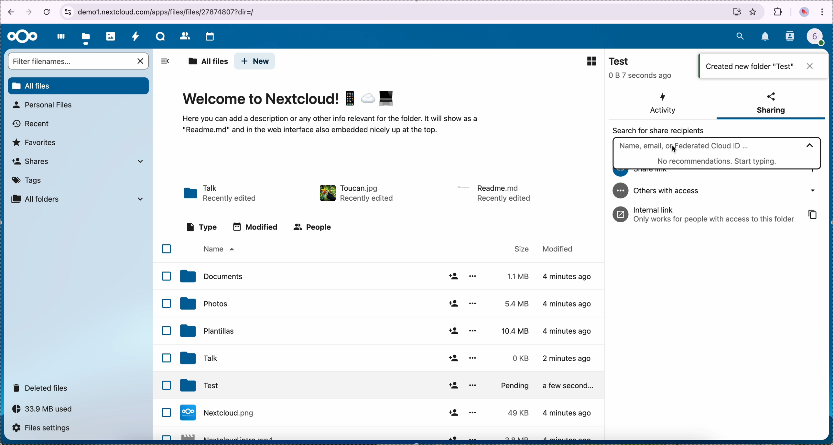  What do you see at coordinates (160, 36) in the screenshot?
I see `talk` at bounding box center [160, 36].